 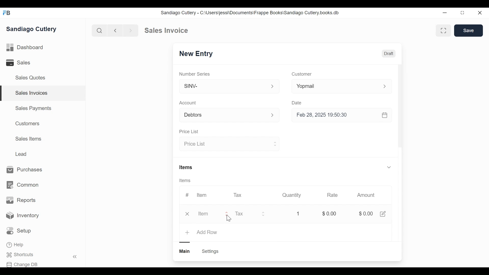 I want to click on 1 , so click(x=298, y=213).